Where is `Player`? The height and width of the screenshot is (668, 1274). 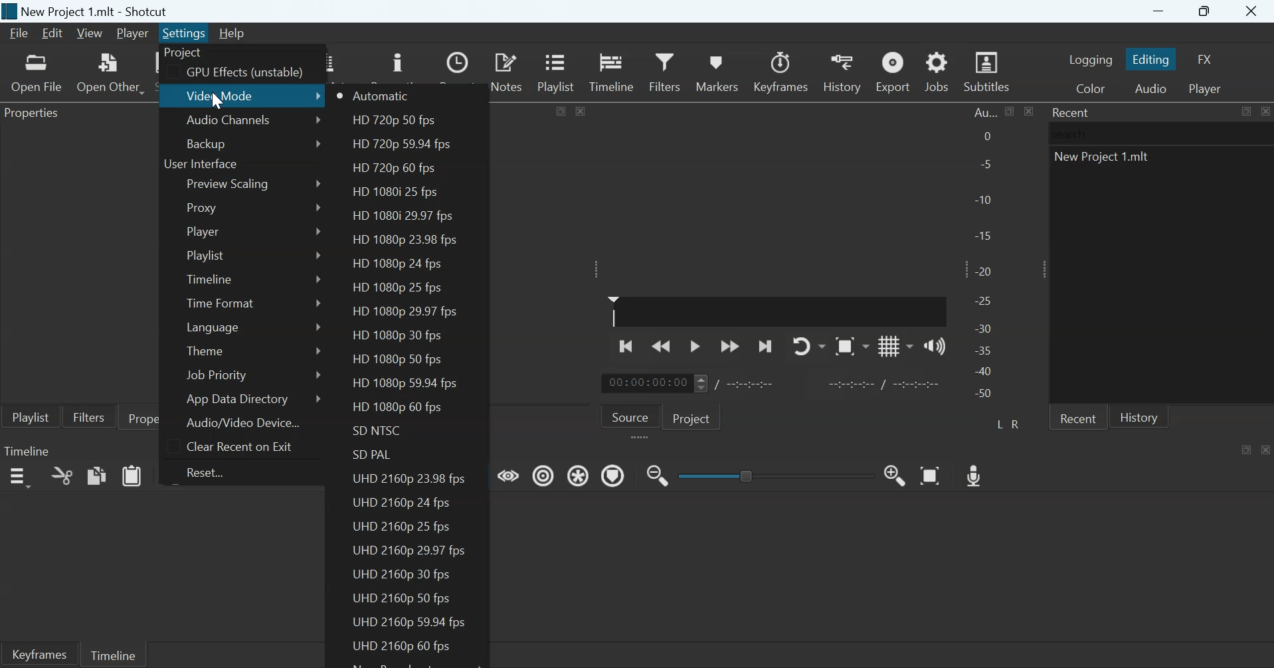 Player is located at coordinates (134, 34).